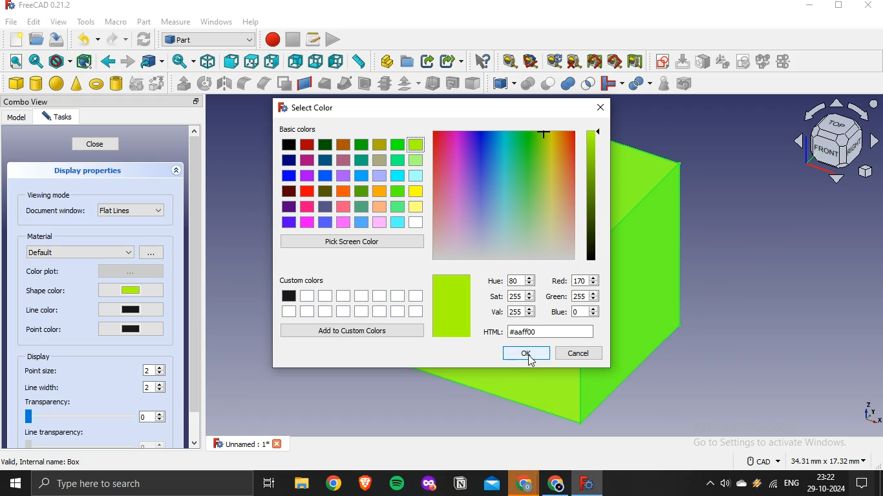  Describe the element at coordinates (524, 484) in the screenshot. I see `google chrome` at that location.